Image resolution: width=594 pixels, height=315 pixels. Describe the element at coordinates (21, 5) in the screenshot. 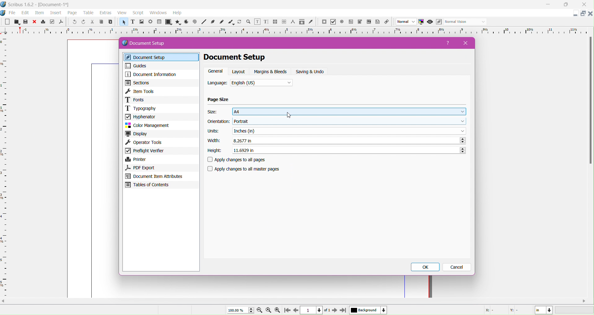

I see `app name` at that location.